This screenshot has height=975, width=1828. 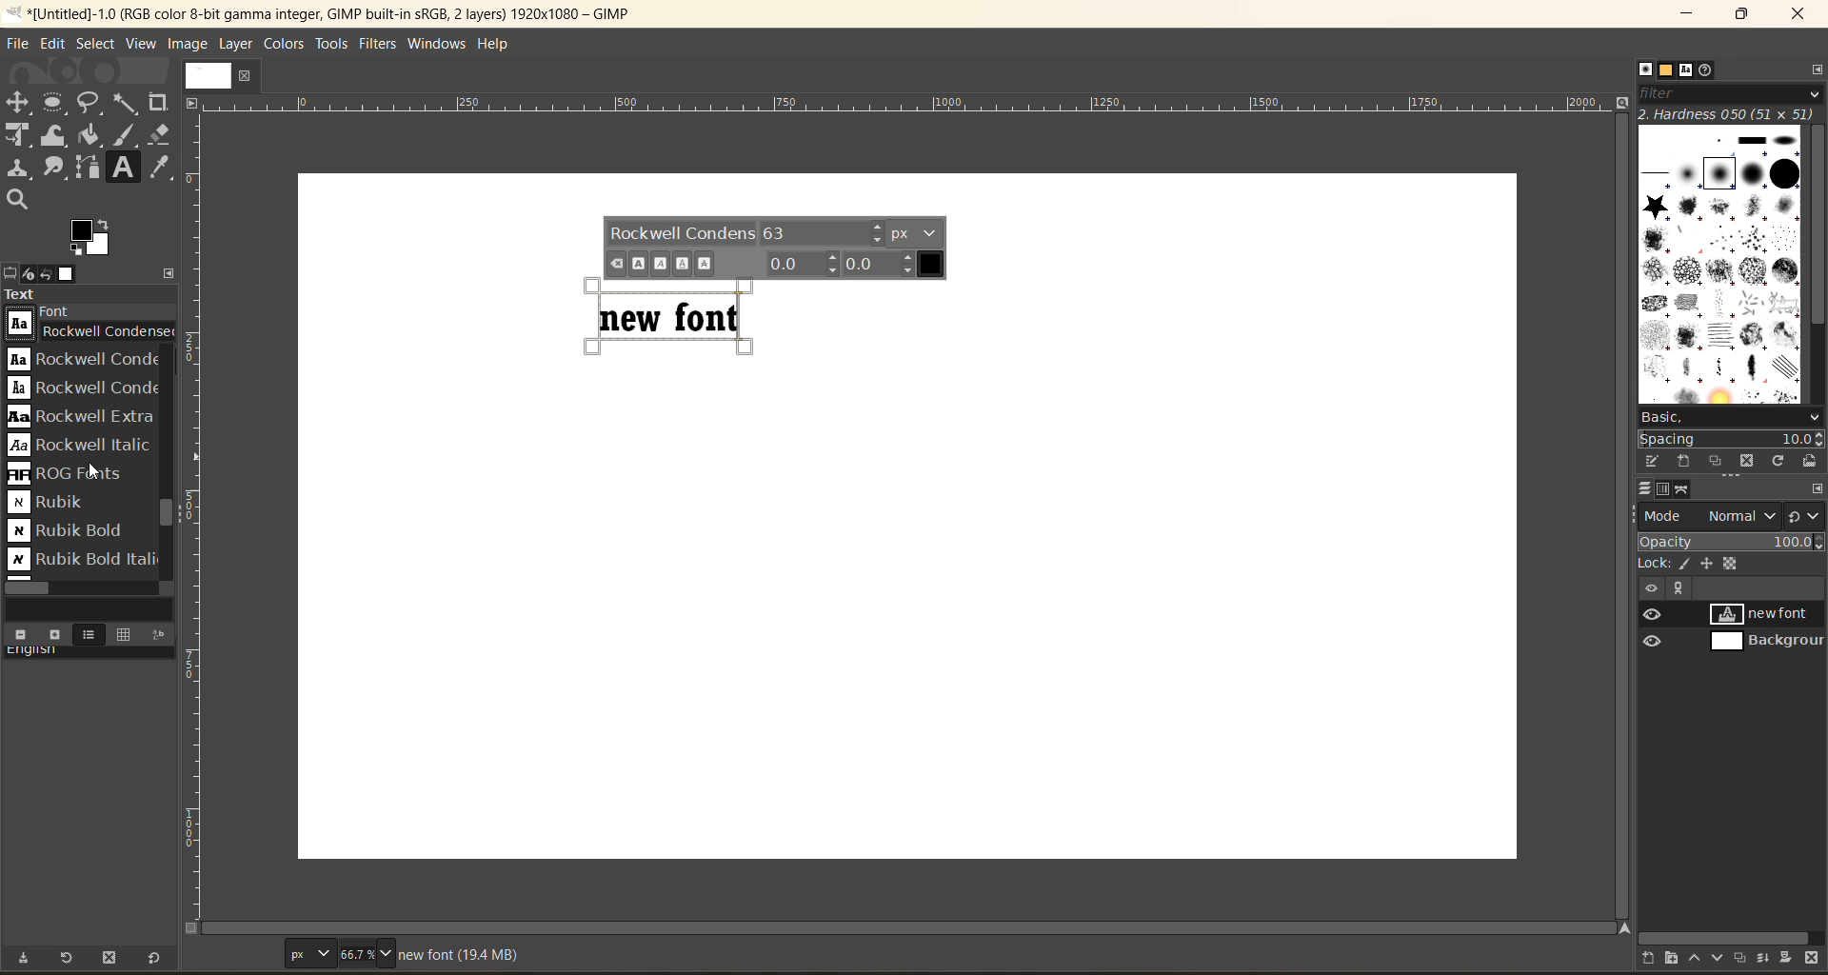 I want to click on vertical scroll bar, so click(x=161, y=515).